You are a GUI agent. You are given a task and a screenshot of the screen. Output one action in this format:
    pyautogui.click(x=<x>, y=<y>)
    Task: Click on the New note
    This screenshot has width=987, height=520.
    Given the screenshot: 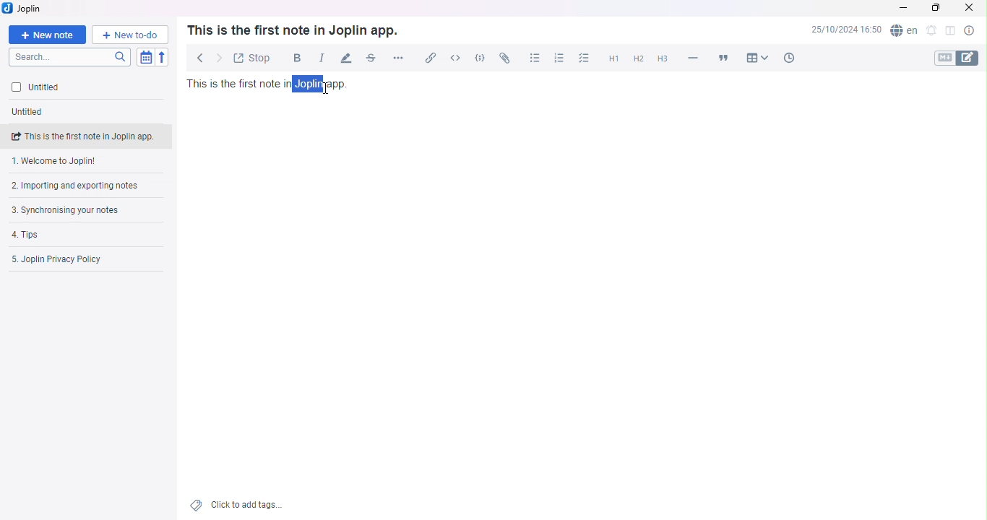 What is the action you would take?
    pyautogui.click(x=48, y=34)
    